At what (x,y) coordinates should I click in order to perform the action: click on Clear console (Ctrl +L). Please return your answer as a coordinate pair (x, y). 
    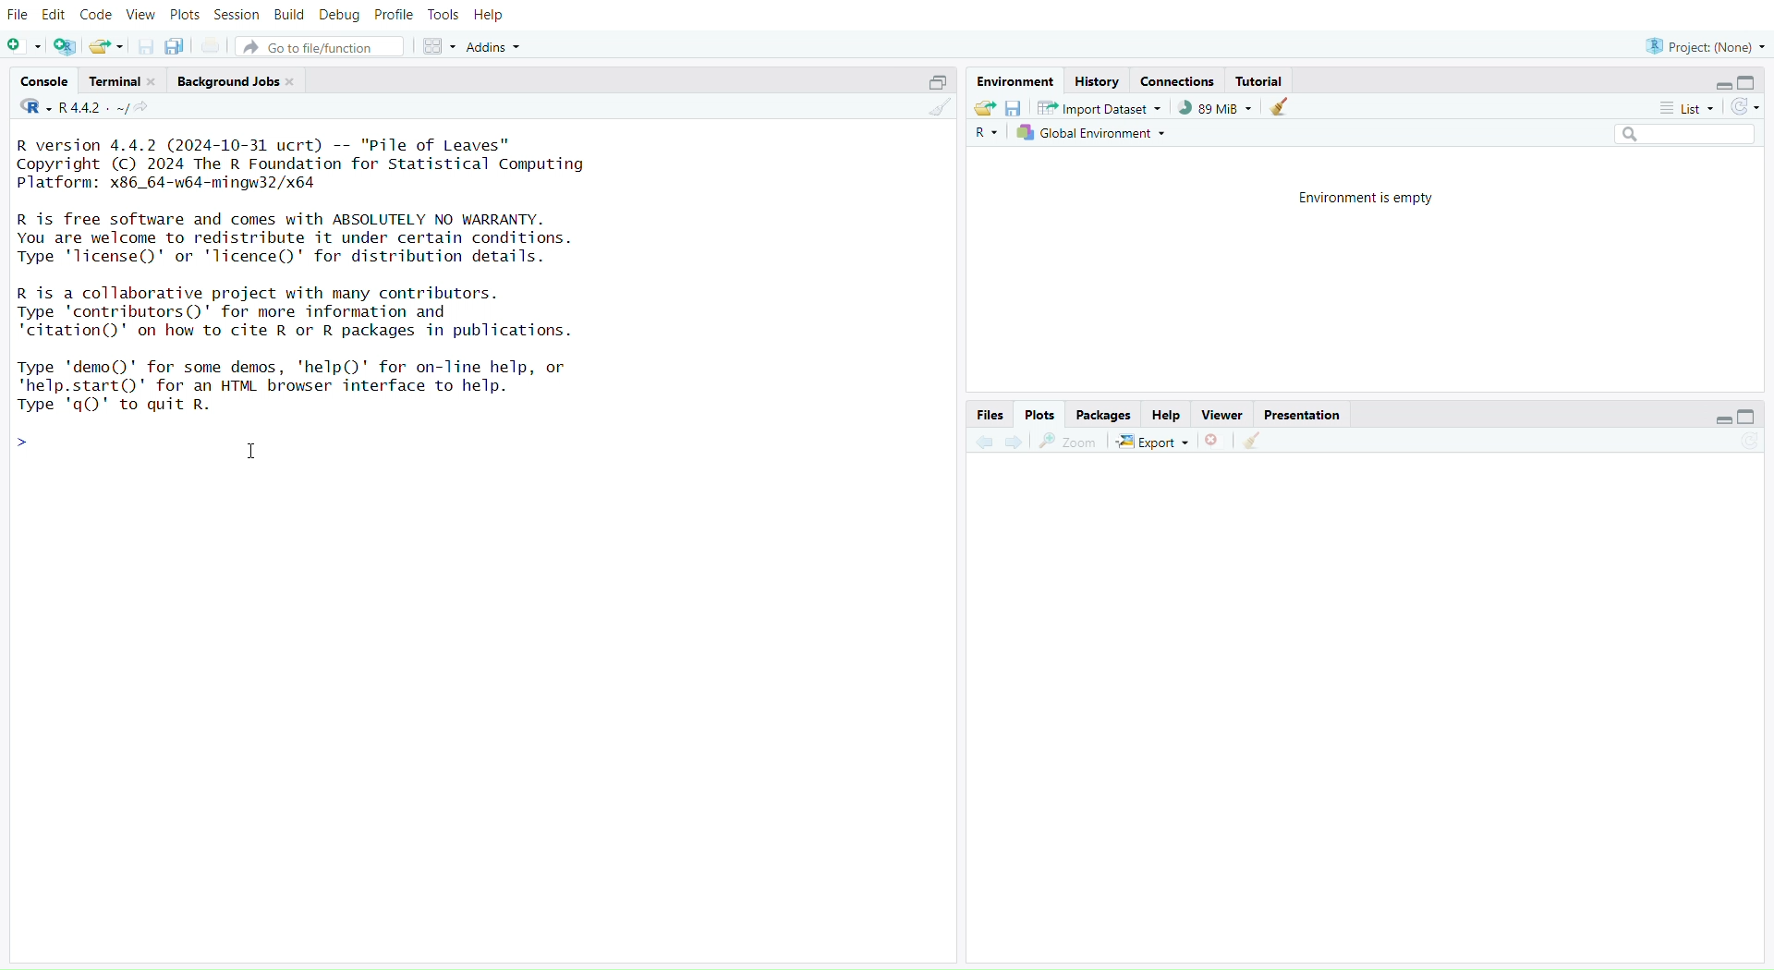
    Looking at the image, I should click on (1258, 440).